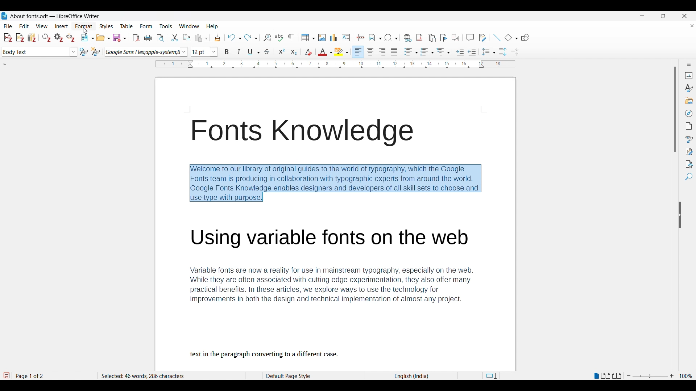  What do you see at coordinates (96, 52) in the screenshot?
I see `New style from selection` at bounding box center [96, 52].